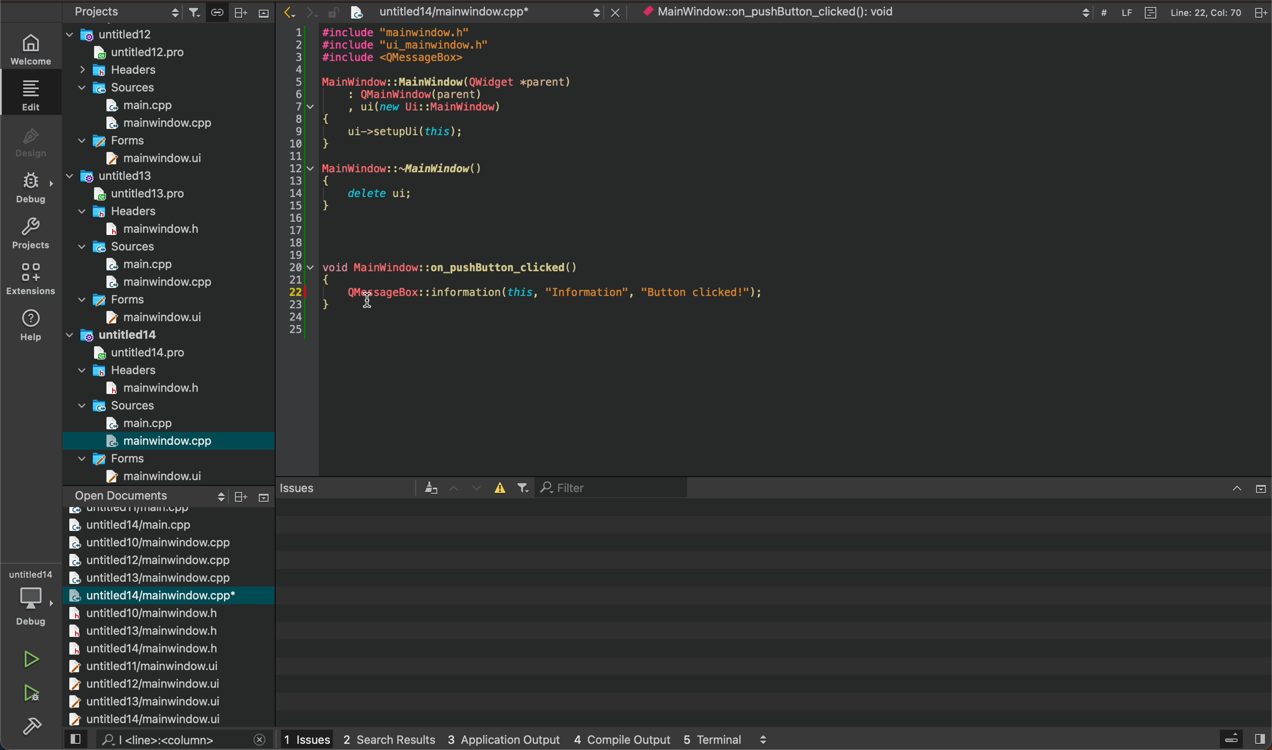 Image resolution: width=1272 pixels, height=750 pixels. What do you see at coordinates (30, 232) in the screenshot?
I see `projects` at bounding box center [30, 232].